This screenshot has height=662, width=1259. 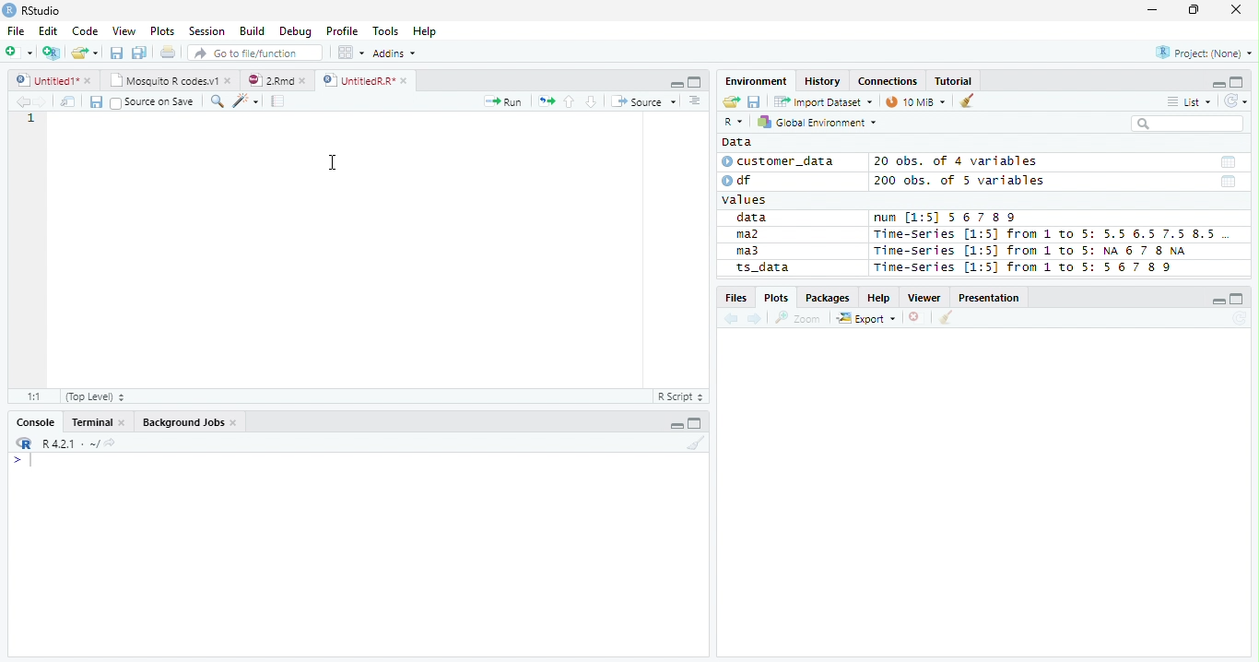 I want to click on Down, so click(x=591, y=102).